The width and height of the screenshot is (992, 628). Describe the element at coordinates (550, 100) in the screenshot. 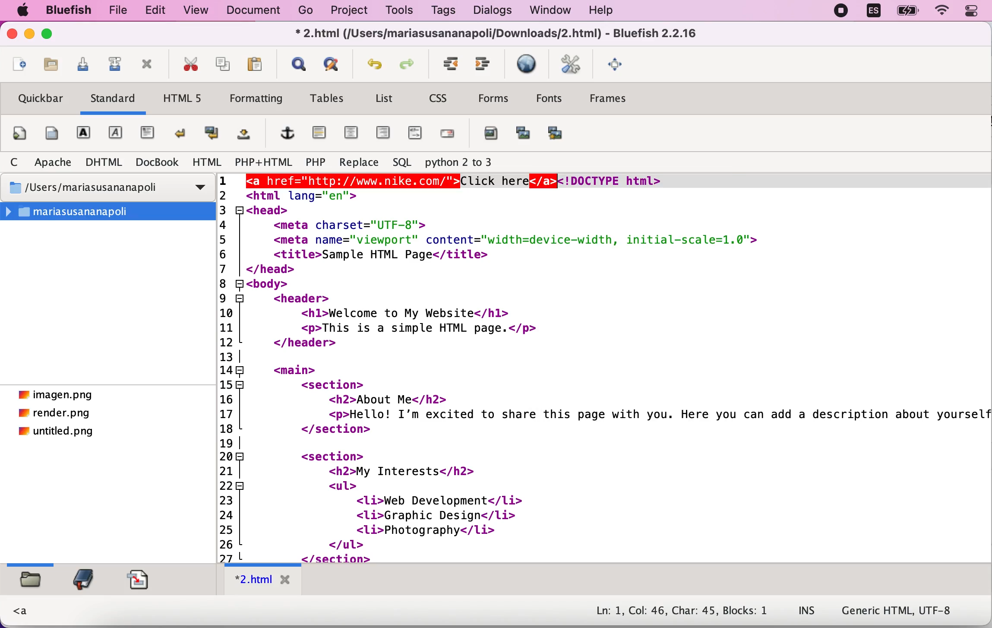

I see `fonts` at that location.